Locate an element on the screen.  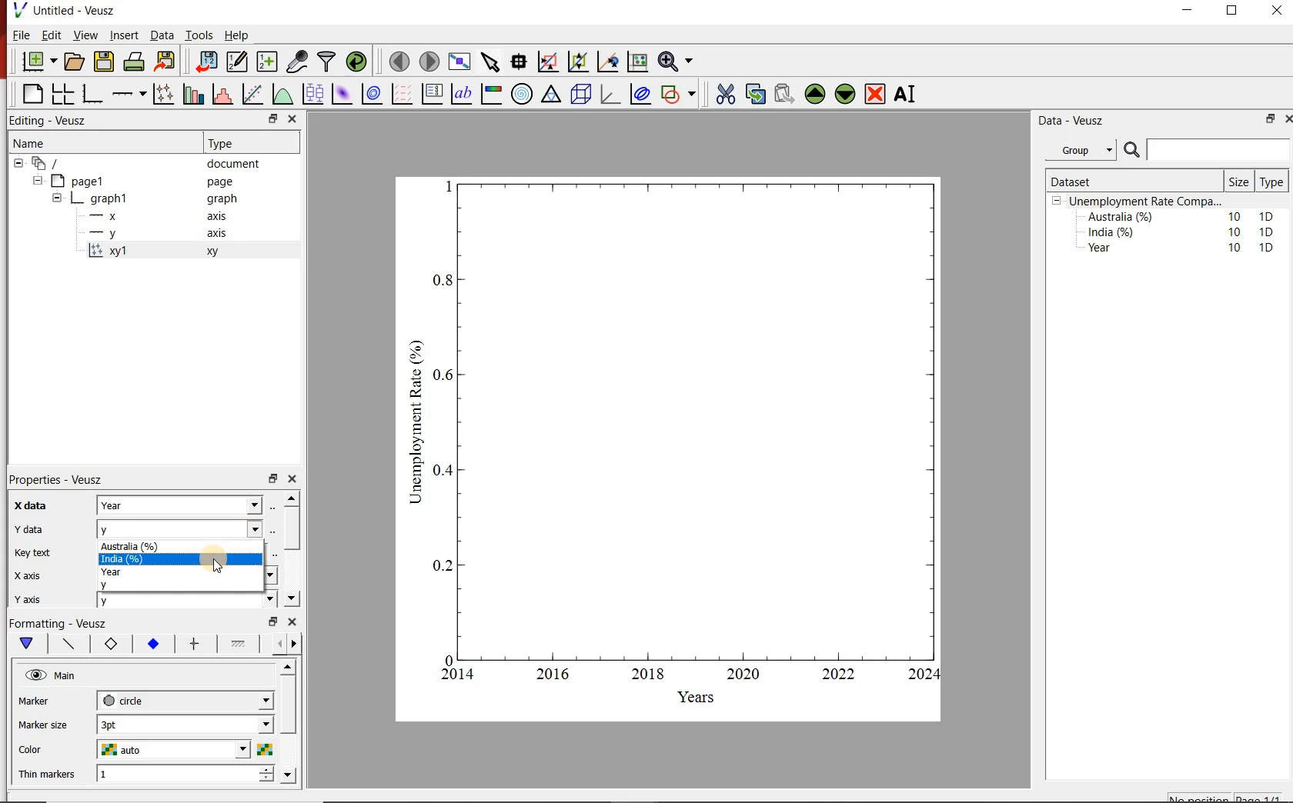
x data is located at coordinates (27, 506).